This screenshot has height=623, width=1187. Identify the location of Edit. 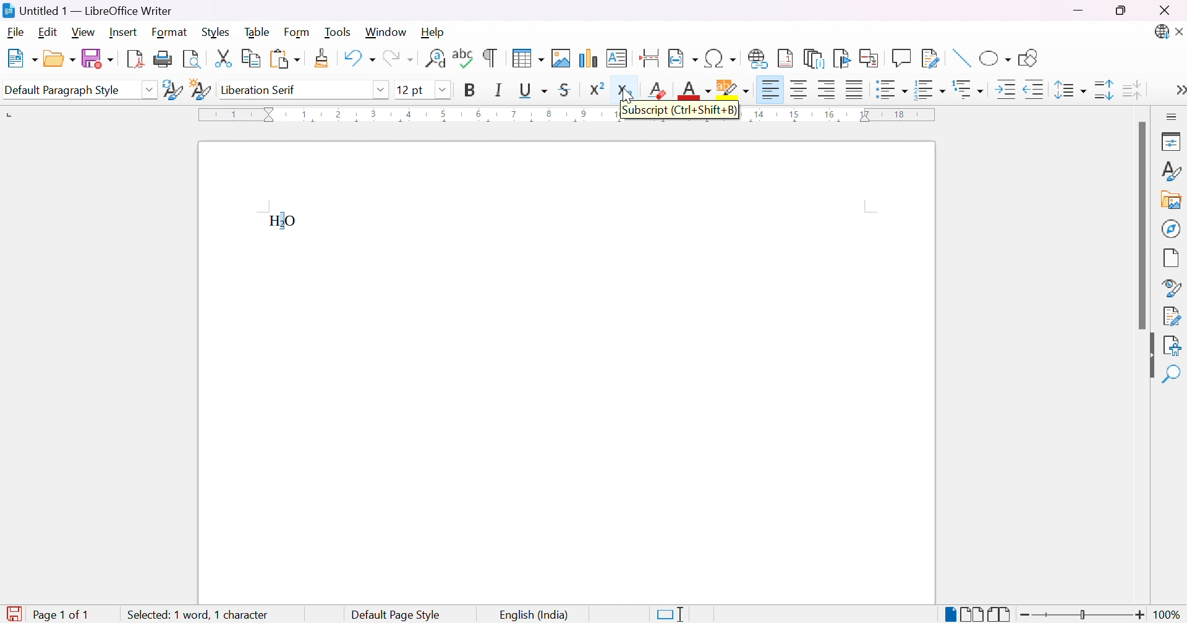
(50, 33).